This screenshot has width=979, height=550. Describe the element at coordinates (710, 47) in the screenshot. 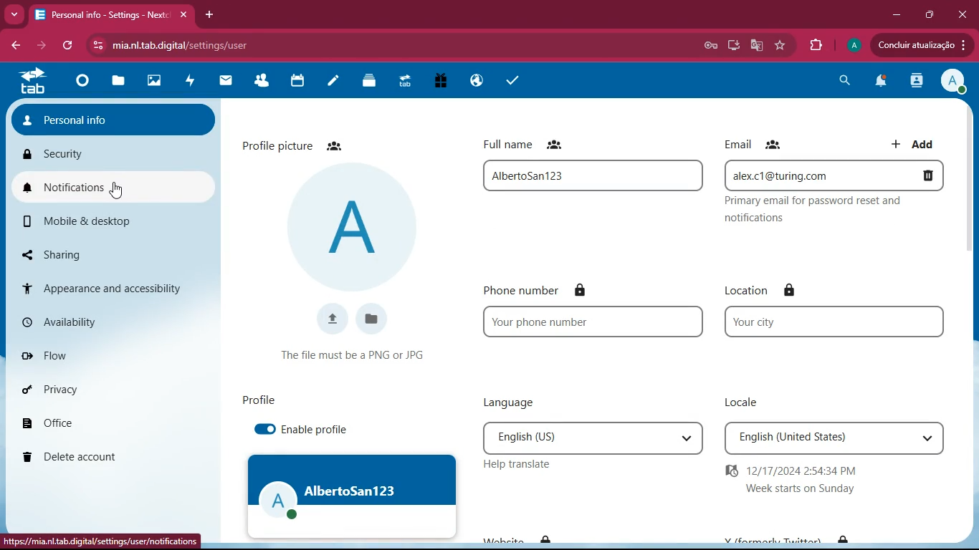

I see `Password manager` at that location.